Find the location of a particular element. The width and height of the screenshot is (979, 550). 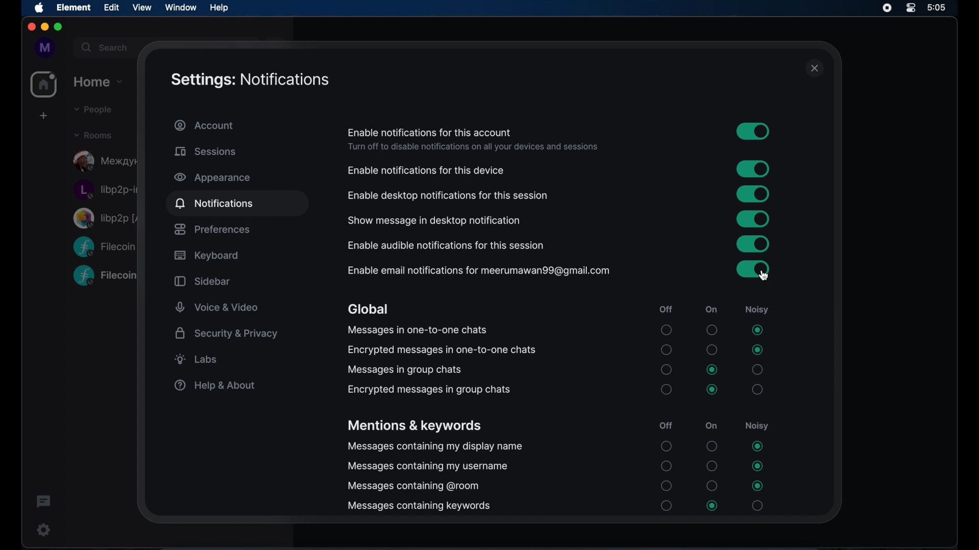

settings is located at coordinates (41, 530).